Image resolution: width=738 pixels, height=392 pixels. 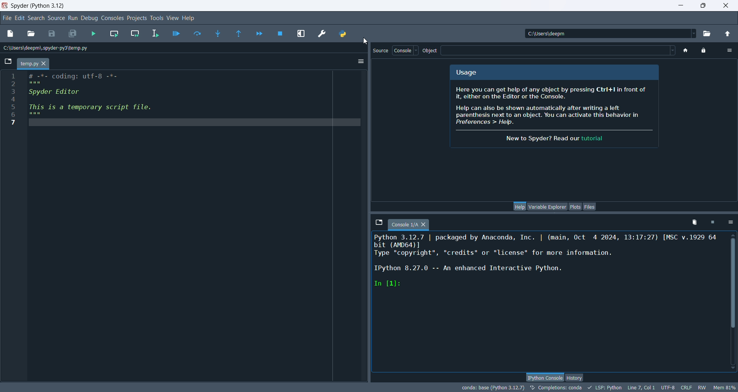 What do you see at coordinates (301, 34) in the screenshot?
I see `maximize current pane` at bounding box center [301, 34].